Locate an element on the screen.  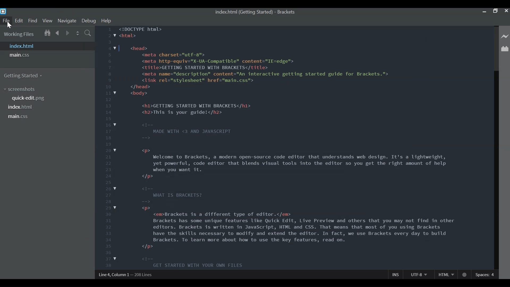
Brackets Desktop Icon is located at coordinates (3, 11).